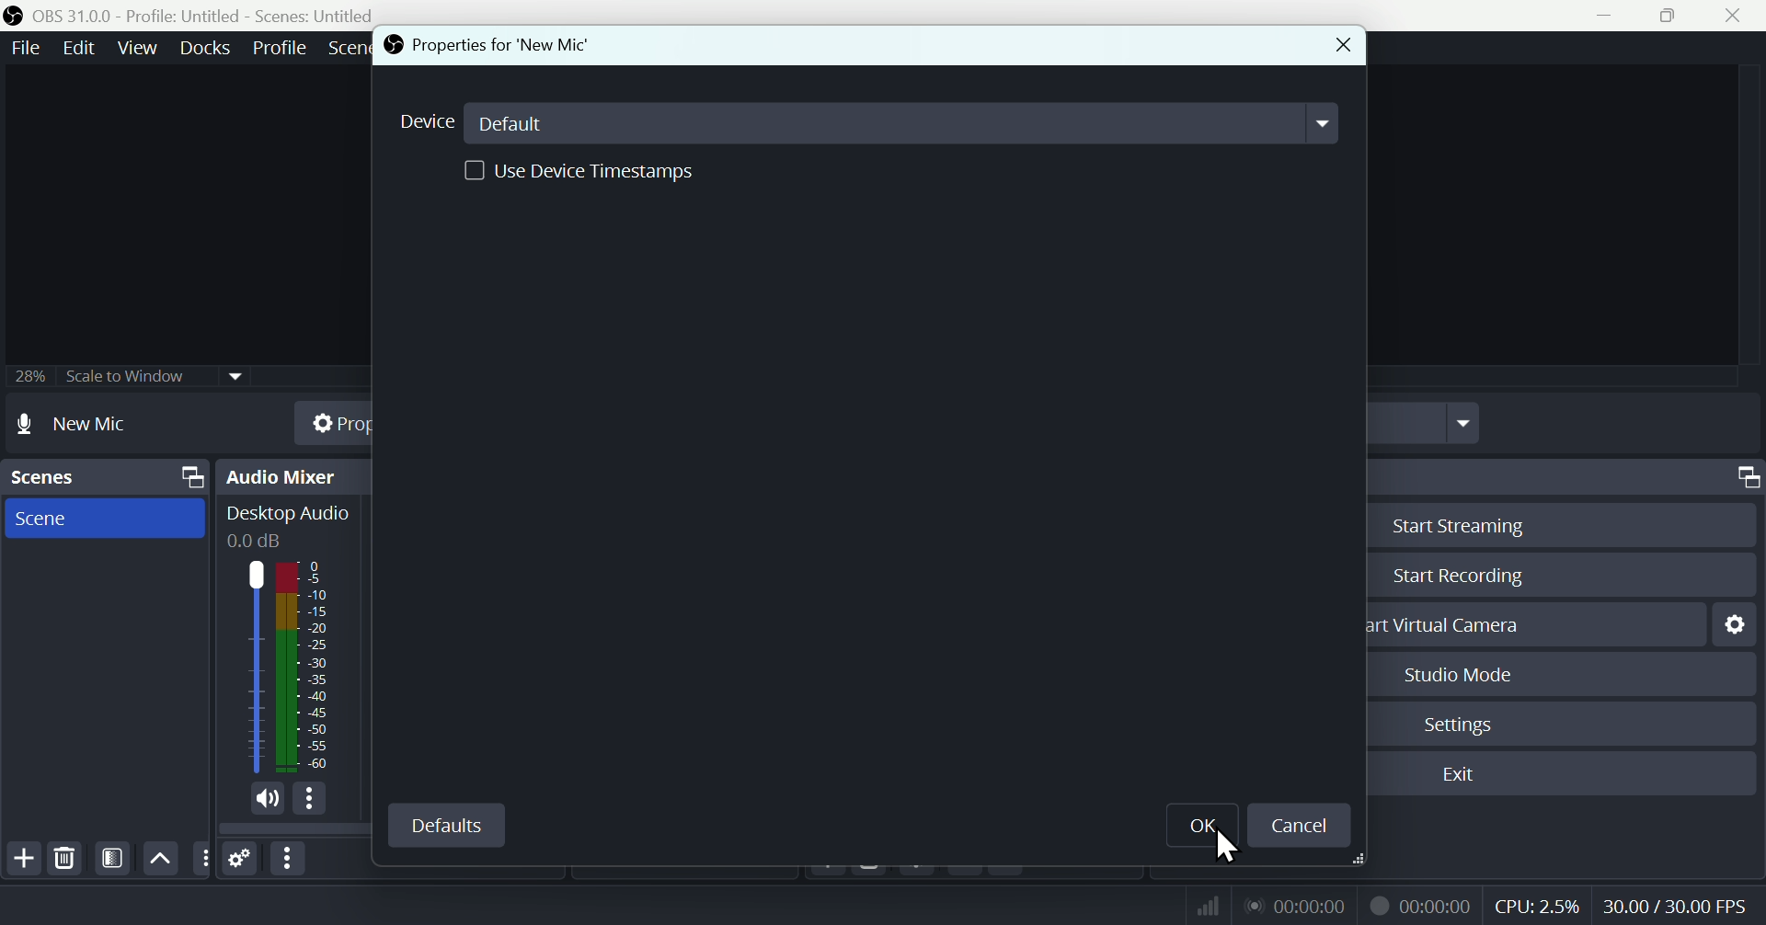 The image size is (1766, 925). What do you see at coordinates (1675, 908) in the screenshot?
I see `Frame Per Second` at bounding box center [1675, 908].